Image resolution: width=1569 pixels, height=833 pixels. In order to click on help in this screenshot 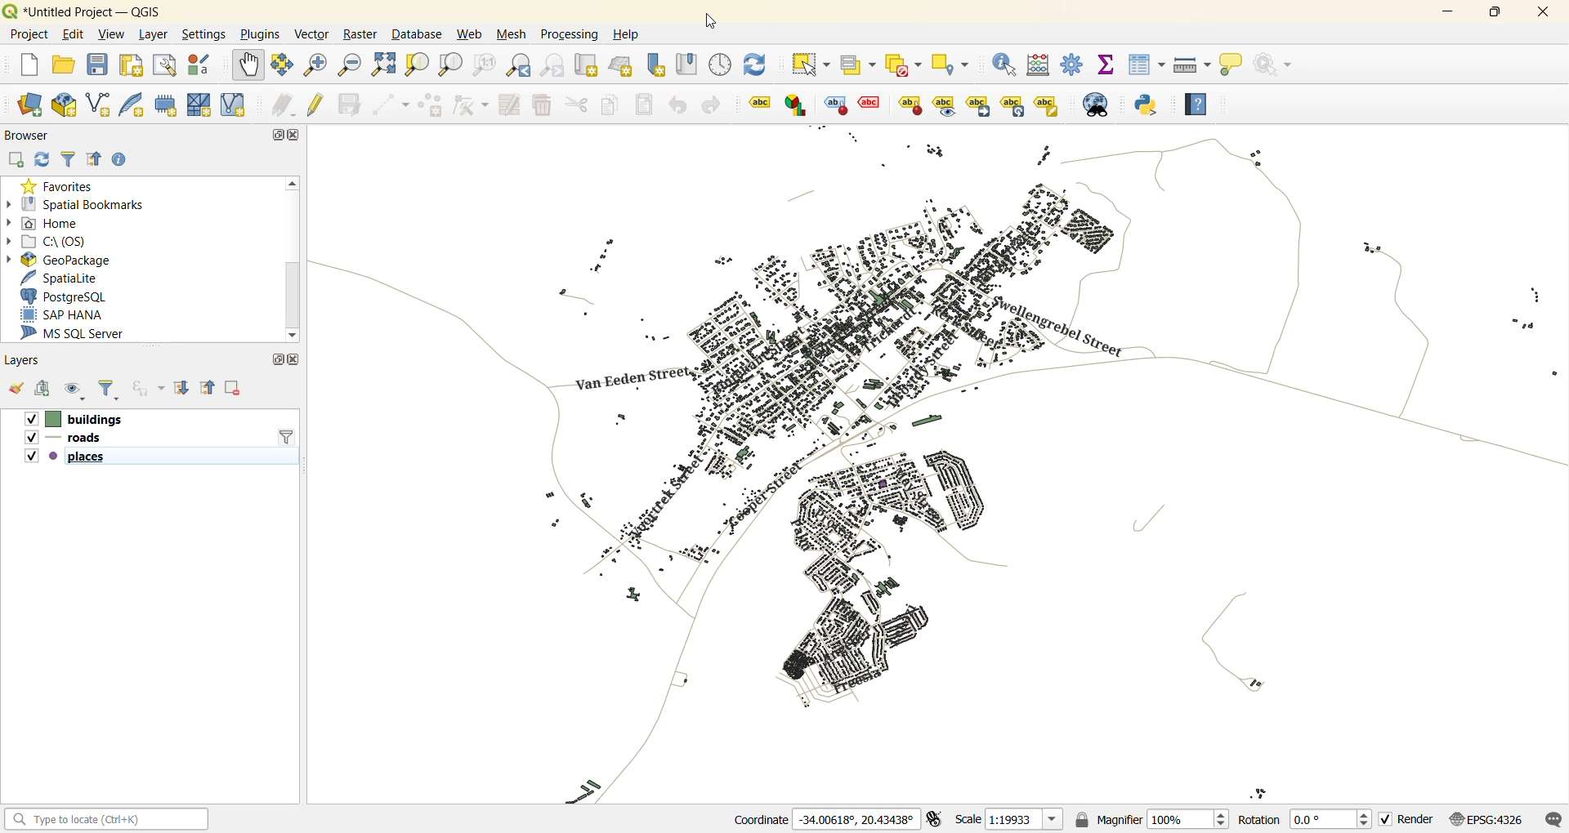, I will do `click(1196, 102)`.